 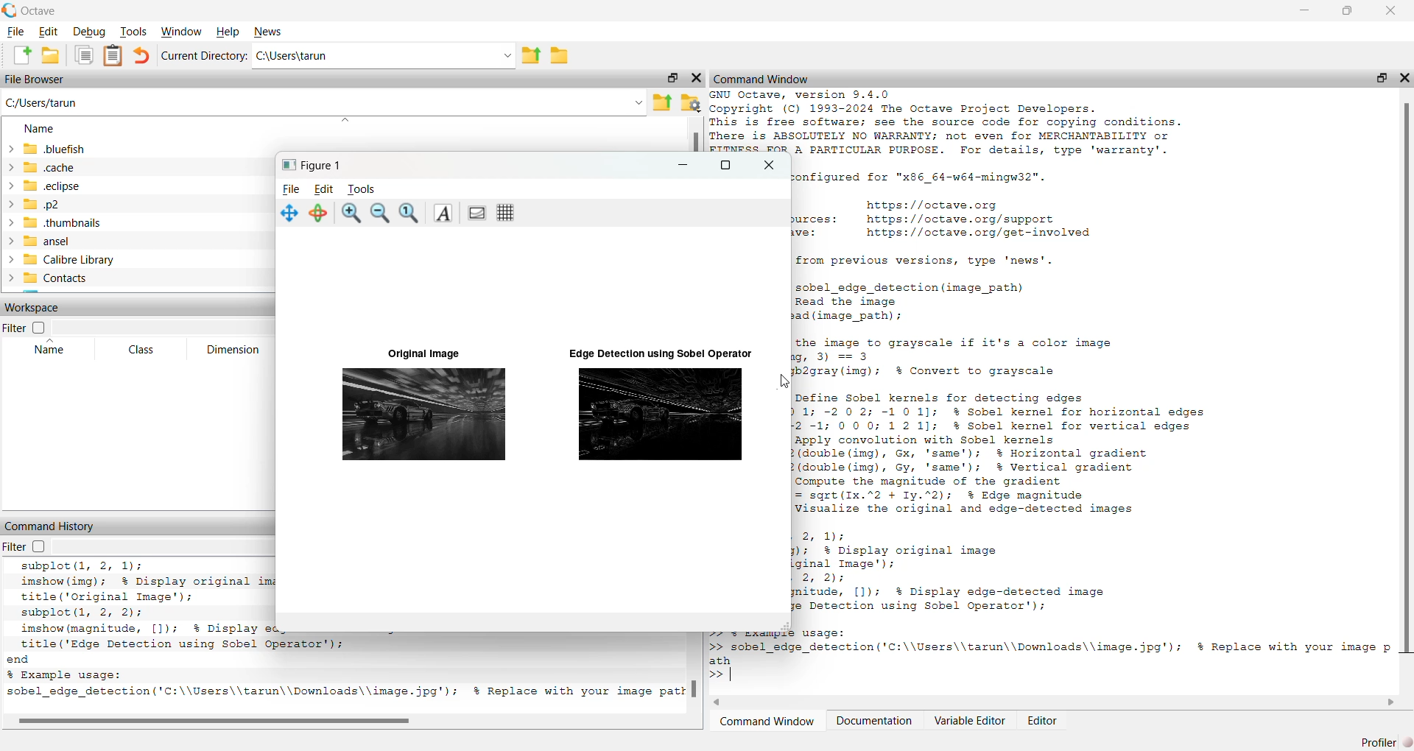 What do you see at coordinates (724, 169) in the screenshot?
I see `maximize` at bounding box center [724, 169].